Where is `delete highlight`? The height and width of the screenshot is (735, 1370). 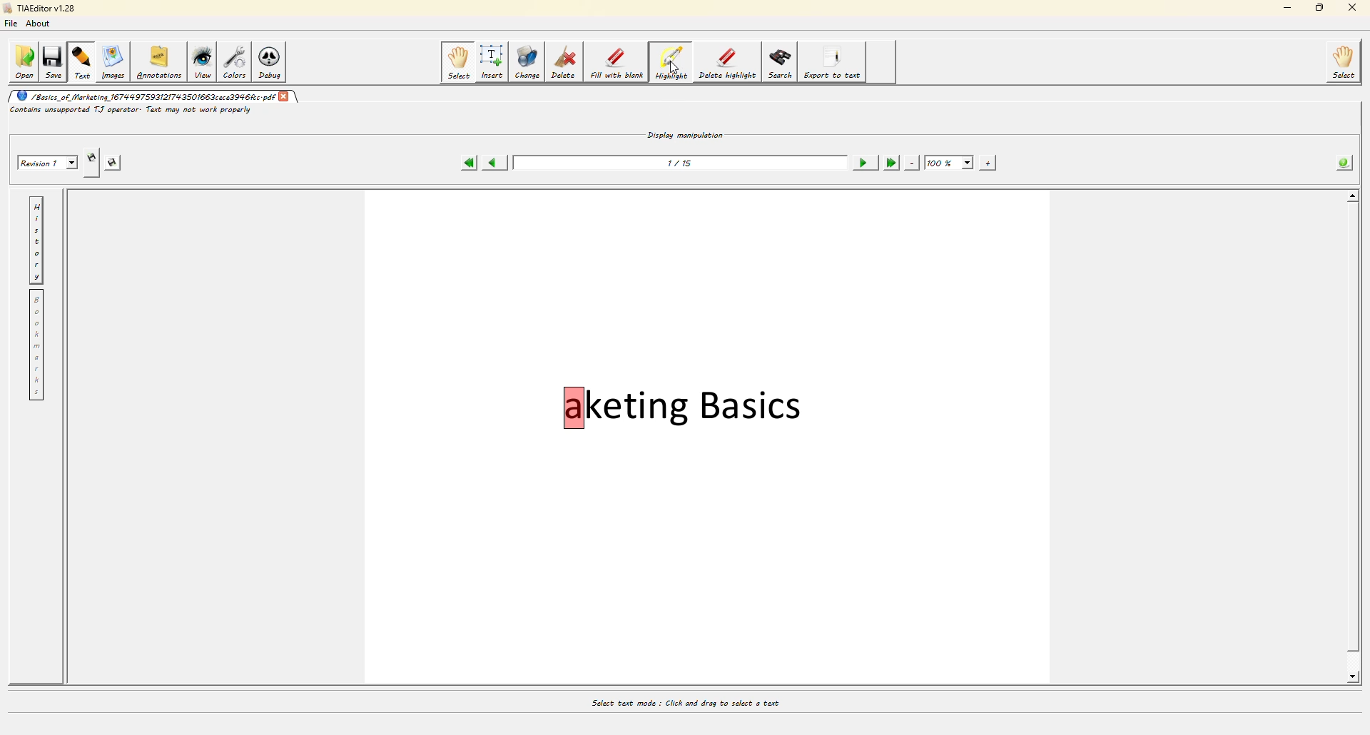 delete highlight is located at coordinates (729, 64).